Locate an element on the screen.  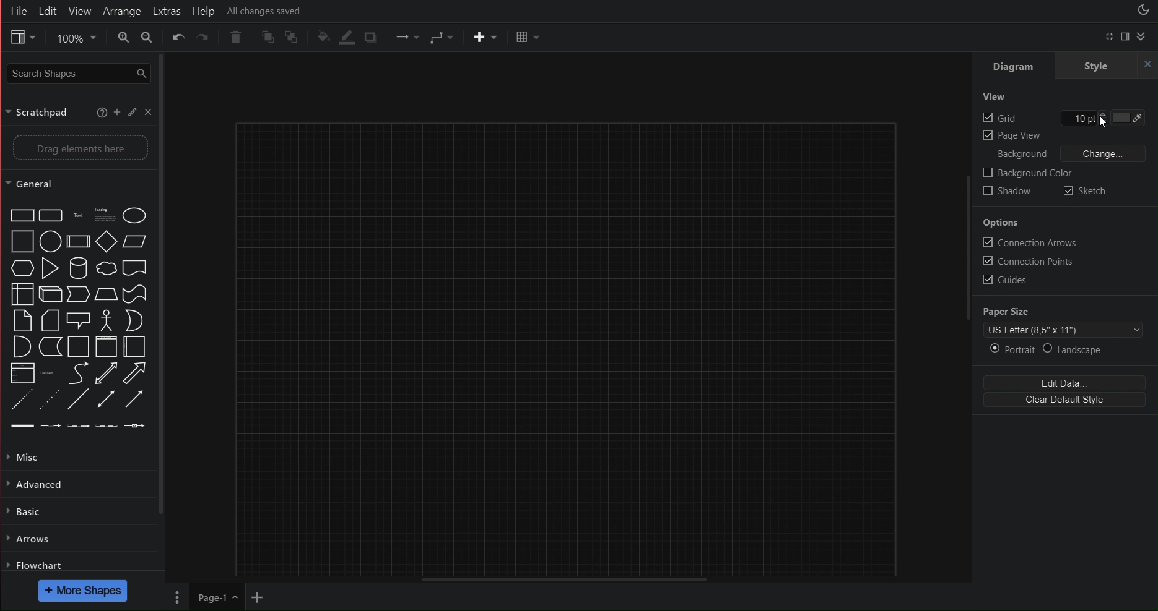
Flowchart is located at coordinates (36, 565).